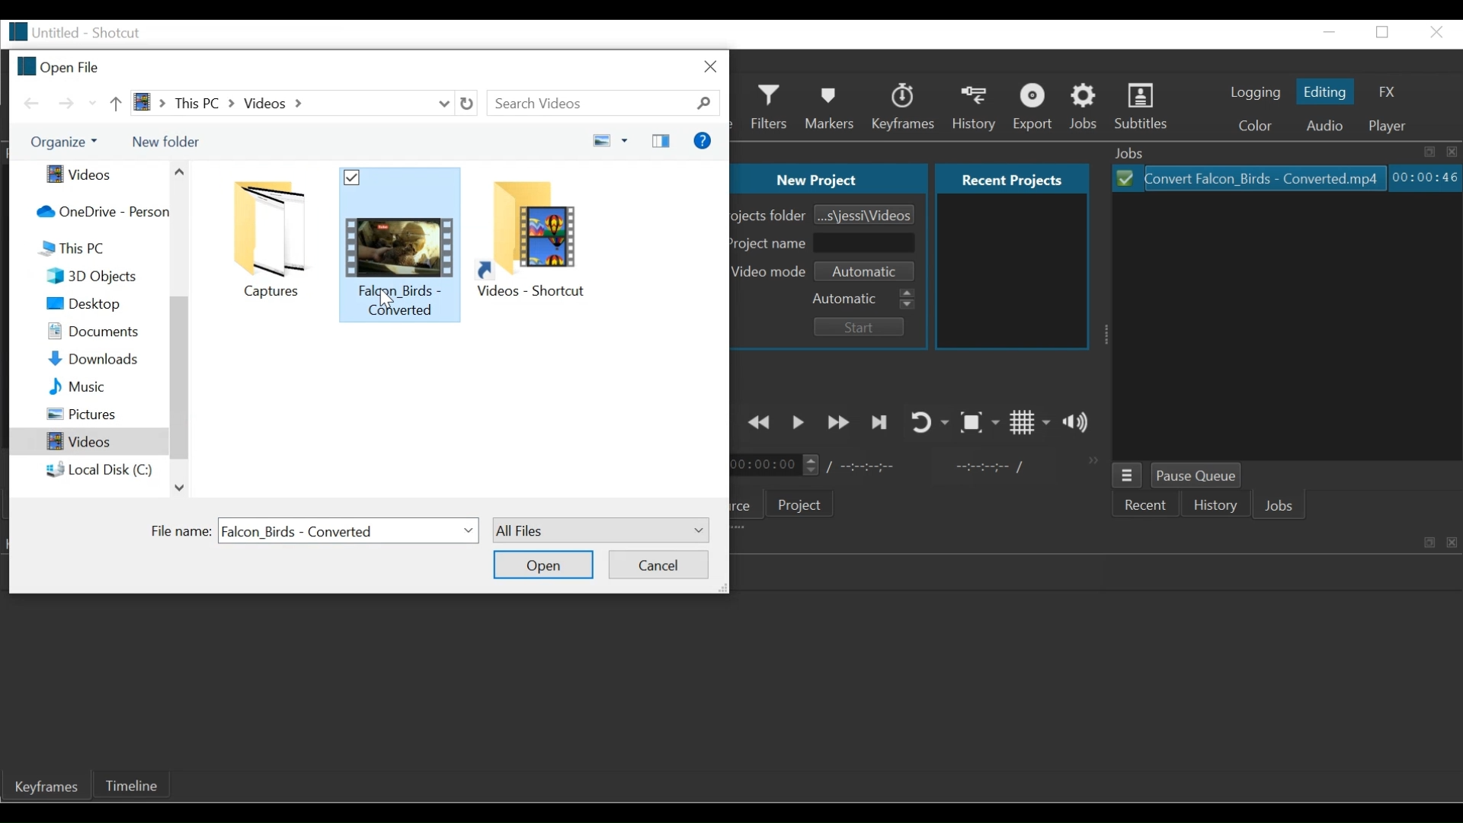 This screenshot has width=1463, height=823. I want to click on File name, so click(42, 31).